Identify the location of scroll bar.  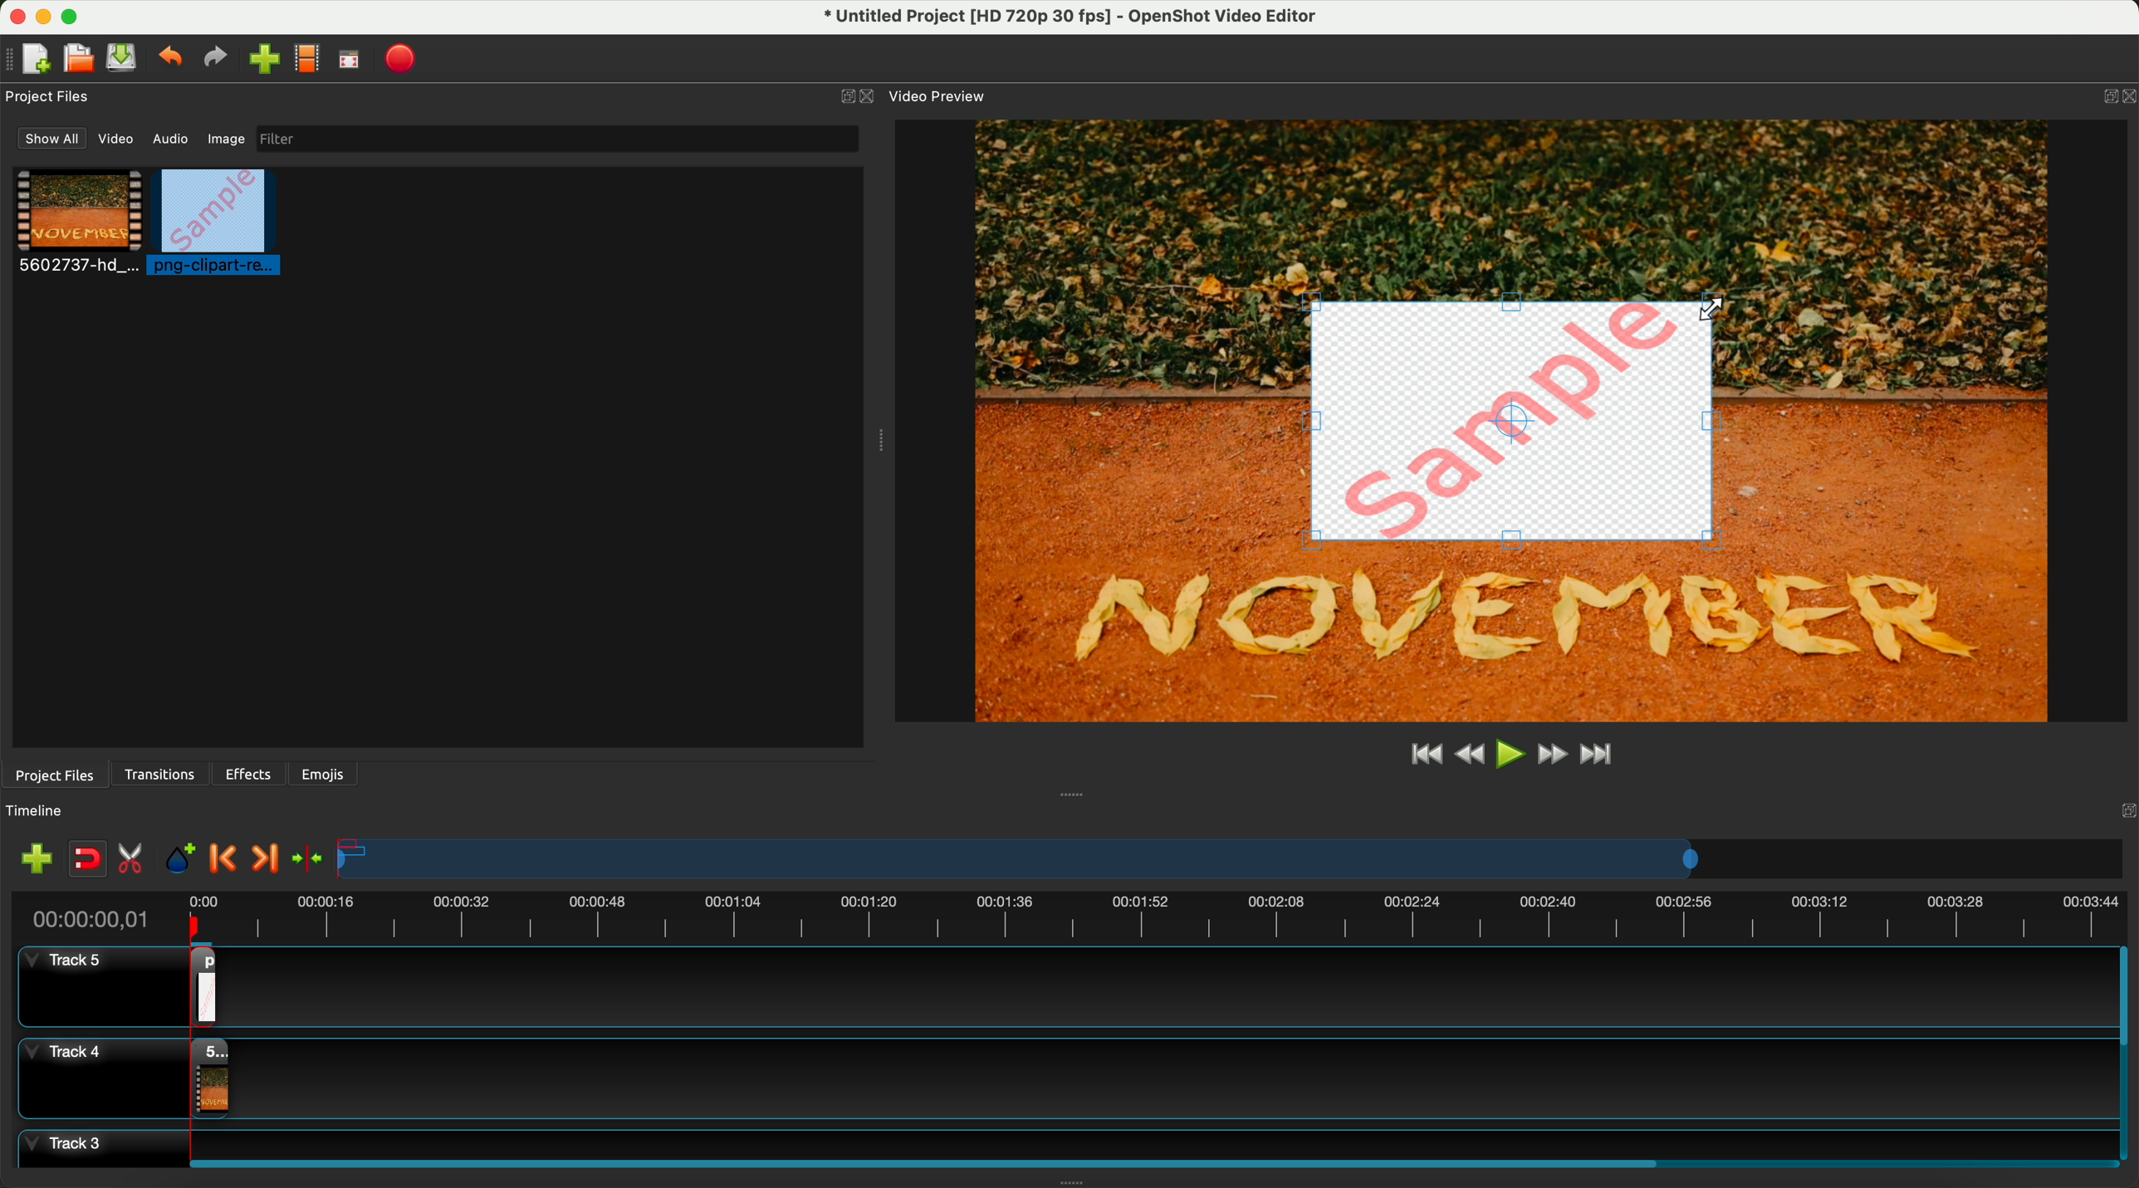
(1146, 1161).